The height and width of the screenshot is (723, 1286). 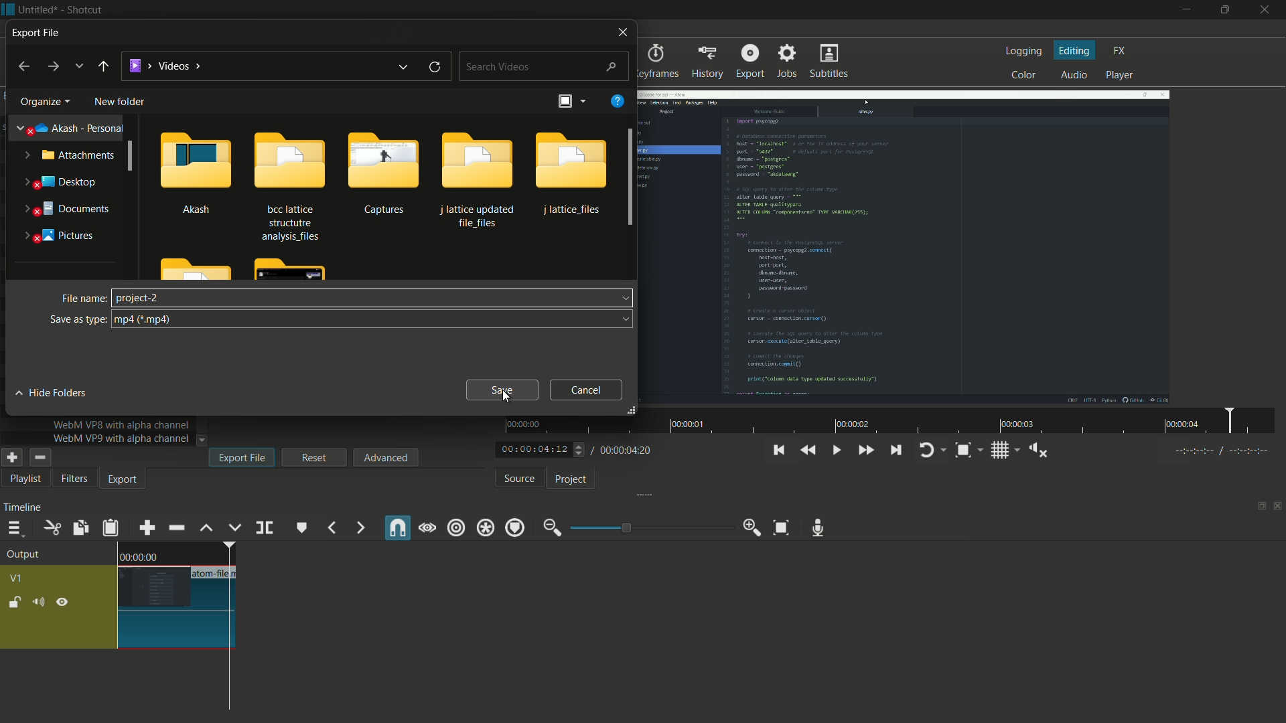 I want to click on file type dropdown, so click(x=371, y=319).